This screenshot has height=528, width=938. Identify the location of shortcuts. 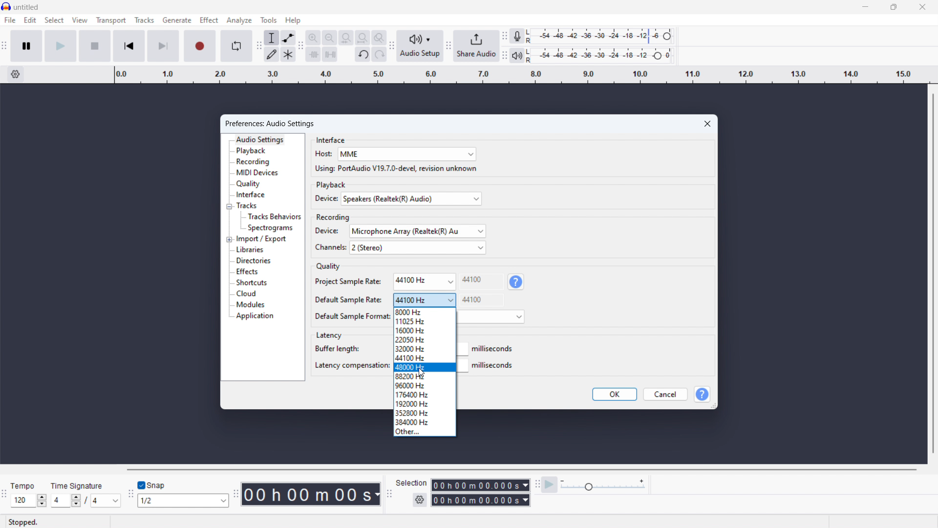
(251, 283).